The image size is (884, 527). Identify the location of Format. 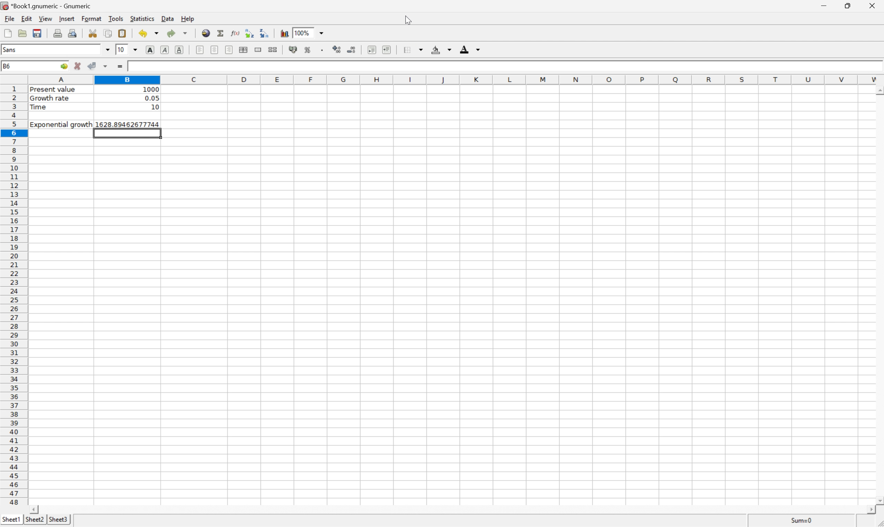
(91, 18).